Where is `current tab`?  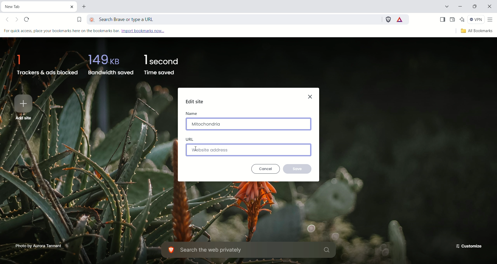
current tab is located at coordinates (35, 6).